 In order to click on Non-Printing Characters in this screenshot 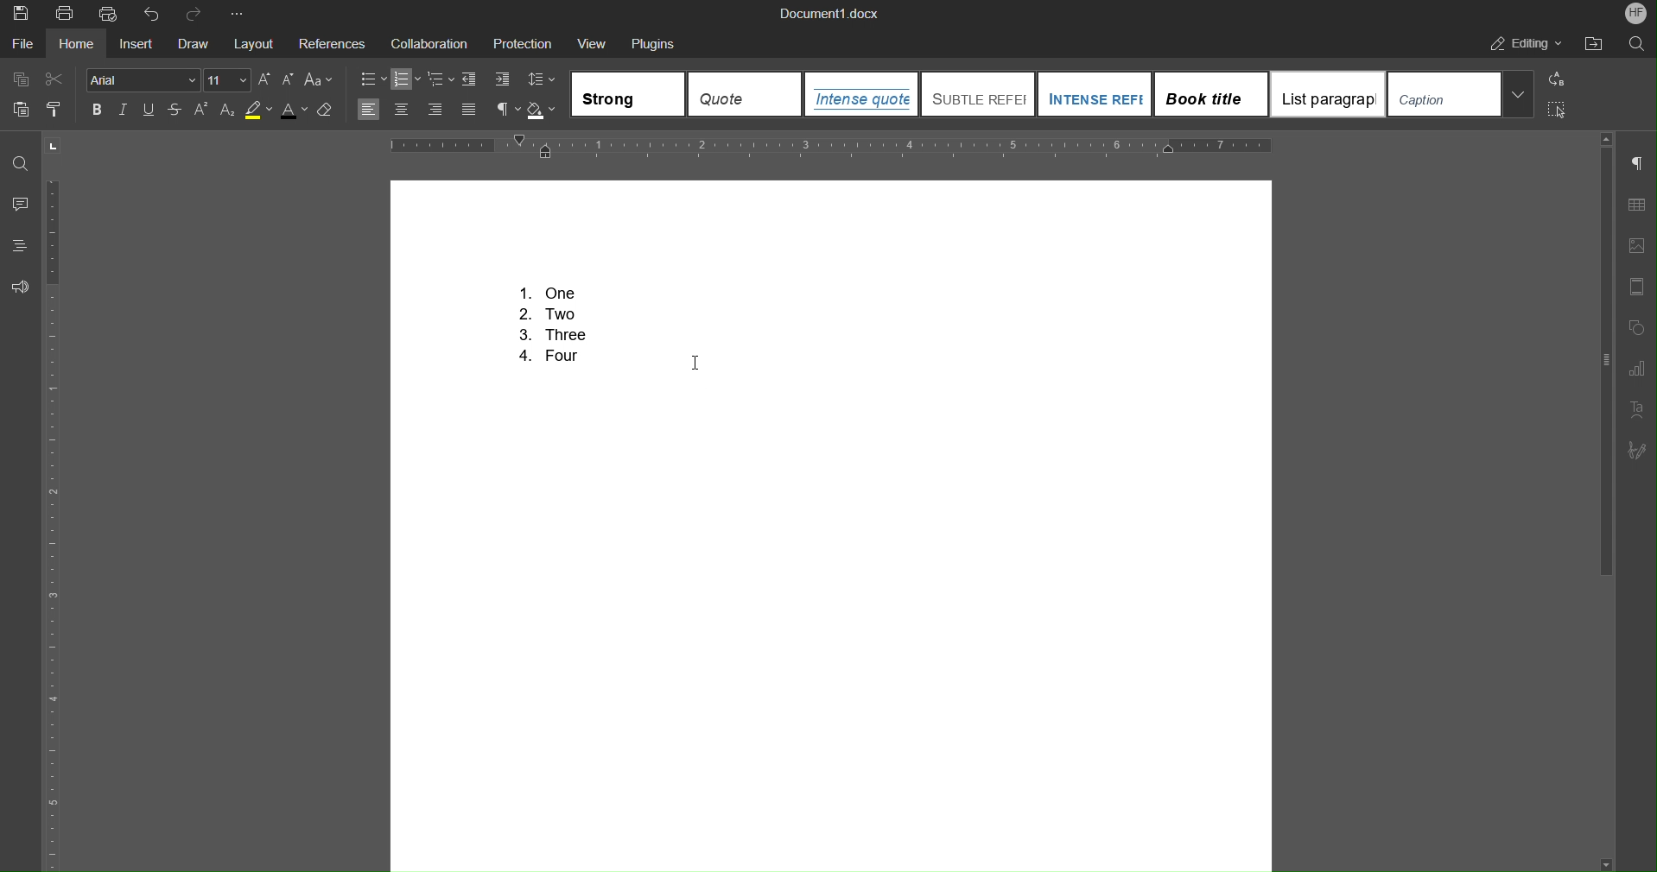, I will do `click(507, 111)`.